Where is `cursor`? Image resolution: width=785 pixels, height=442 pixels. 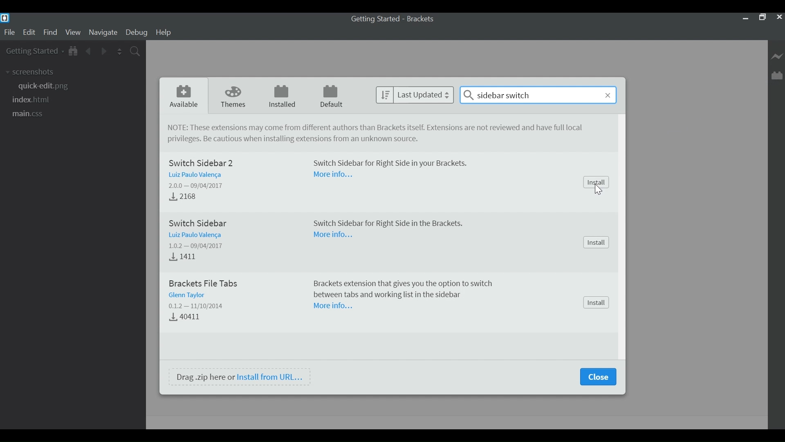
cursor is located at coordinates (598, 190).